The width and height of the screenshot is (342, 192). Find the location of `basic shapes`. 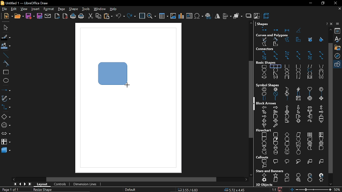

basic shapes is located at coordinates (6, 117).